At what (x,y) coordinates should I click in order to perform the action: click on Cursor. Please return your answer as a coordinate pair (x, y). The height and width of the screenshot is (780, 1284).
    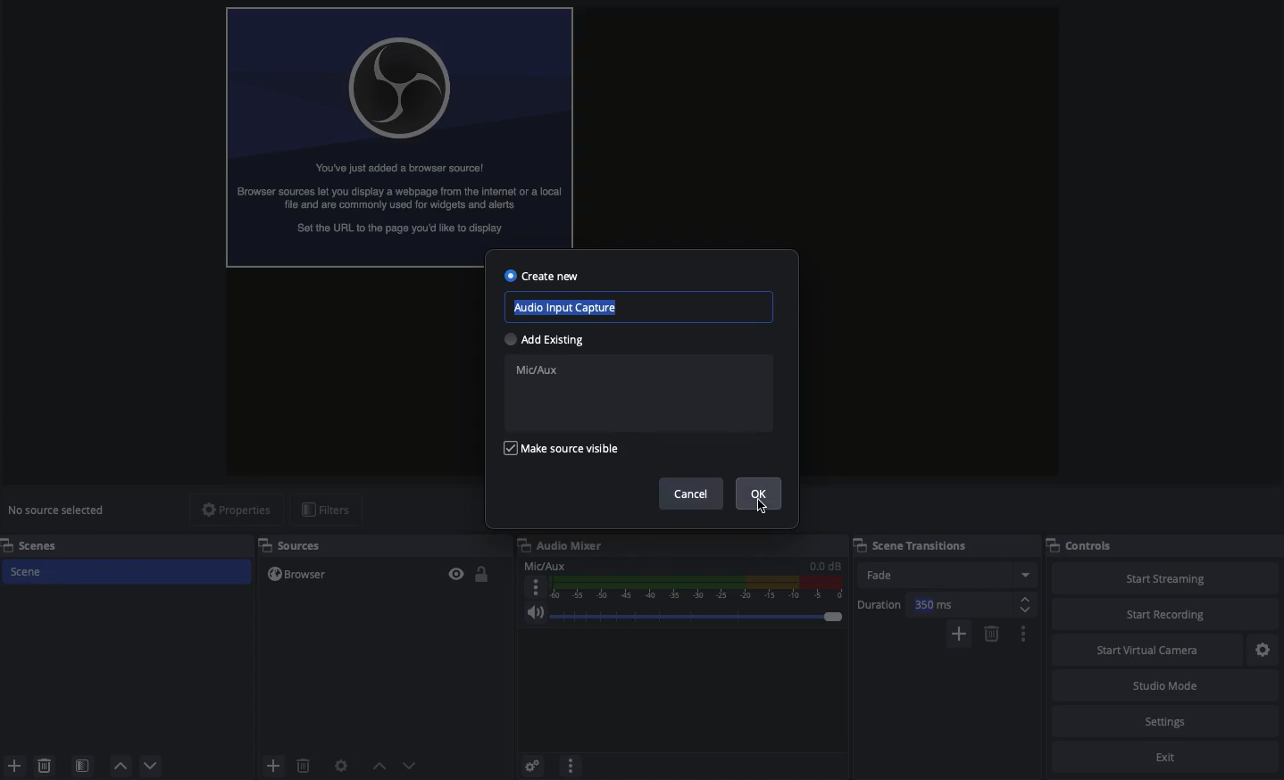
    Looking at the image, I should click on (767, 508).